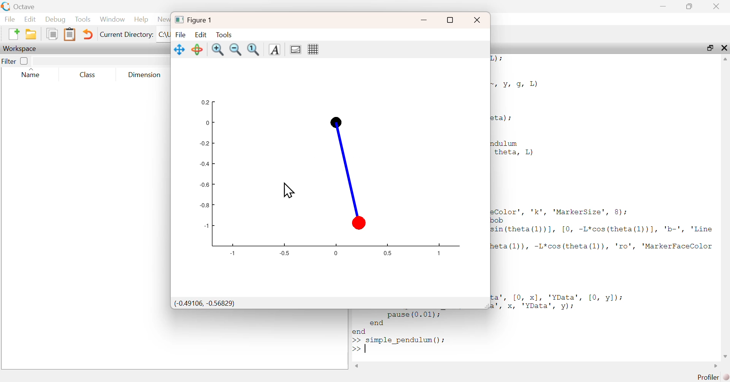 Image resolution: width=730 pixels, height=382 pixels. Describe the element at coordinates (127, 36) in the screenshot. I see `Current Directory:` at that location.